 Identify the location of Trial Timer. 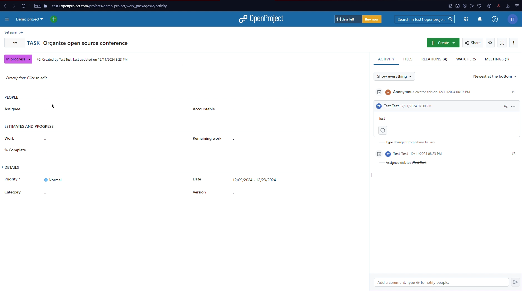
(358, 19).